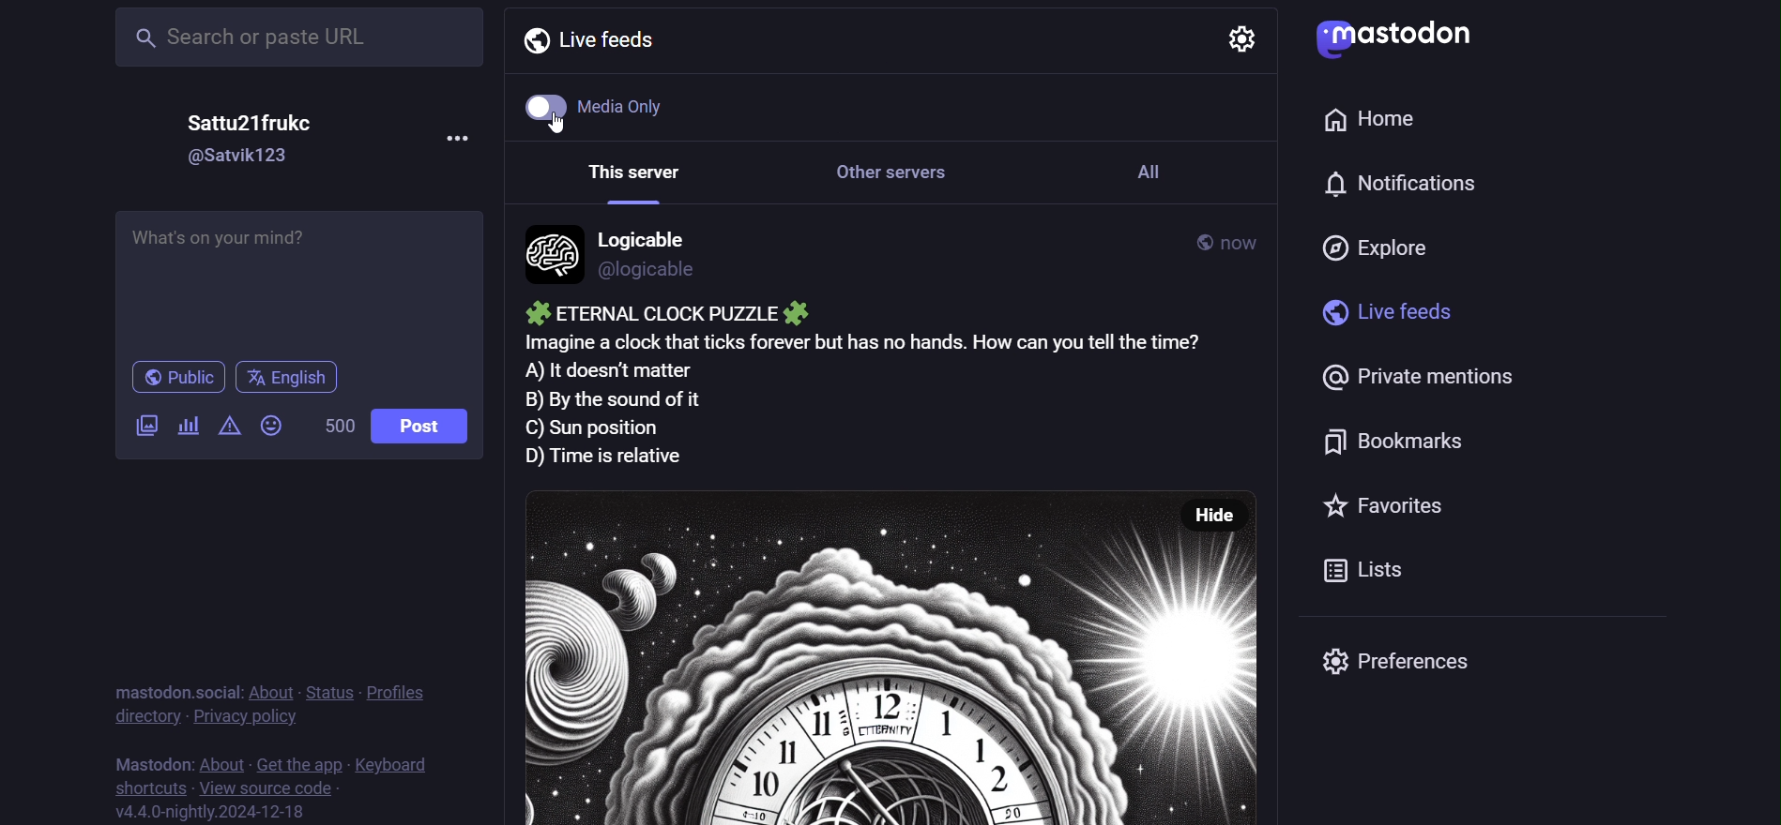 The width and height of the screenshot is (1781, 825). I want to click on live feed, so click(591, 38).